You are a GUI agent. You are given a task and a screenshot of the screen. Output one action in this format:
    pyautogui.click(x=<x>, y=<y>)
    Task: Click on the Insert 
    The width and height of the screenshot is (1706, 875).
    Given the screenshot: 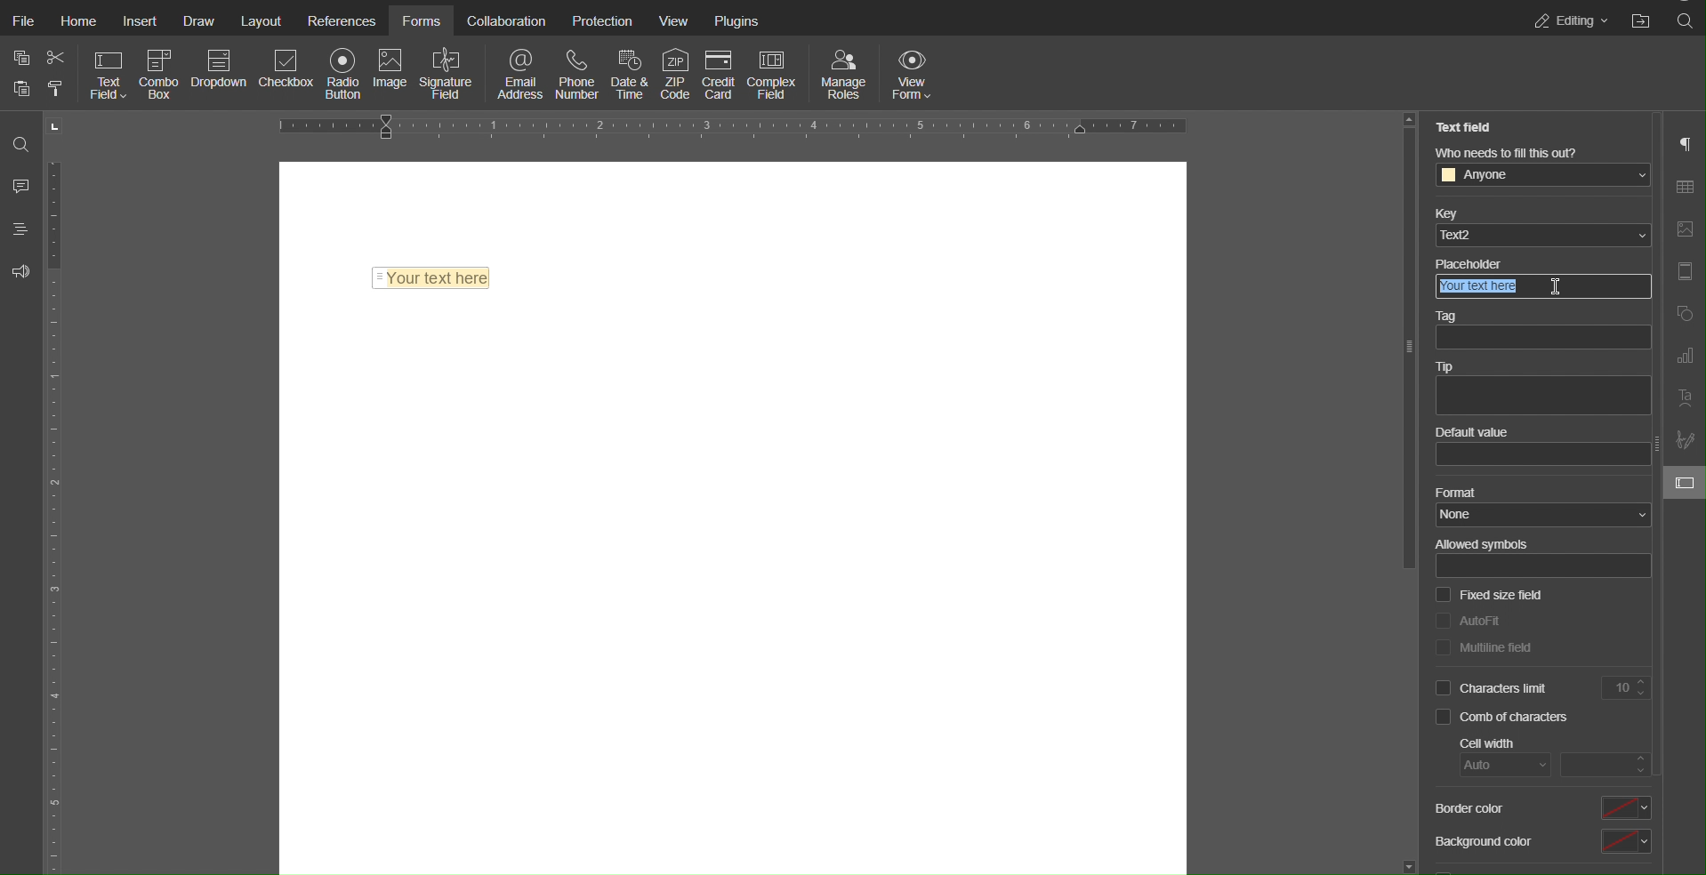 What is the action you would take?
    pyautogui.click(x=140, y=22)
    